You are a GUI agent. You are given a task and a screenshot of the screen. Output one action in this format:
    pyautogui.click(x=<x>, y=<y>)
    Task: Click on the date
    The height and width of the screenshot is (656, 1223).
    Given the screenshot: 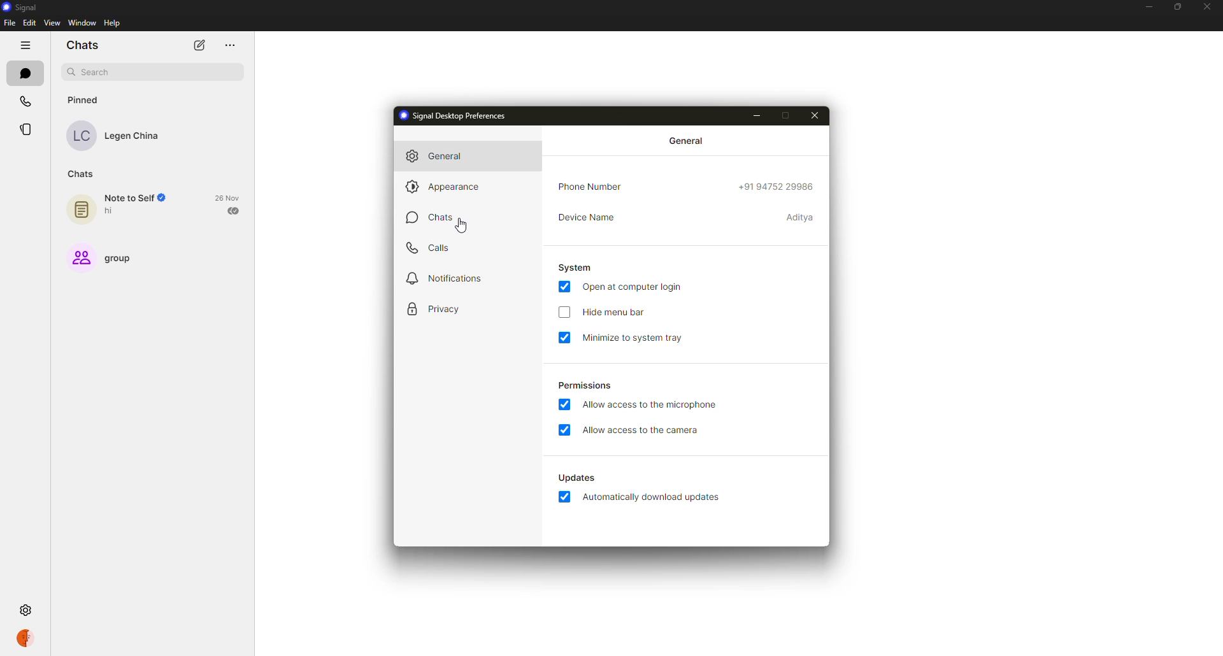 What is the action you would take?
    pyautogui.click(x=228, y=197)
    